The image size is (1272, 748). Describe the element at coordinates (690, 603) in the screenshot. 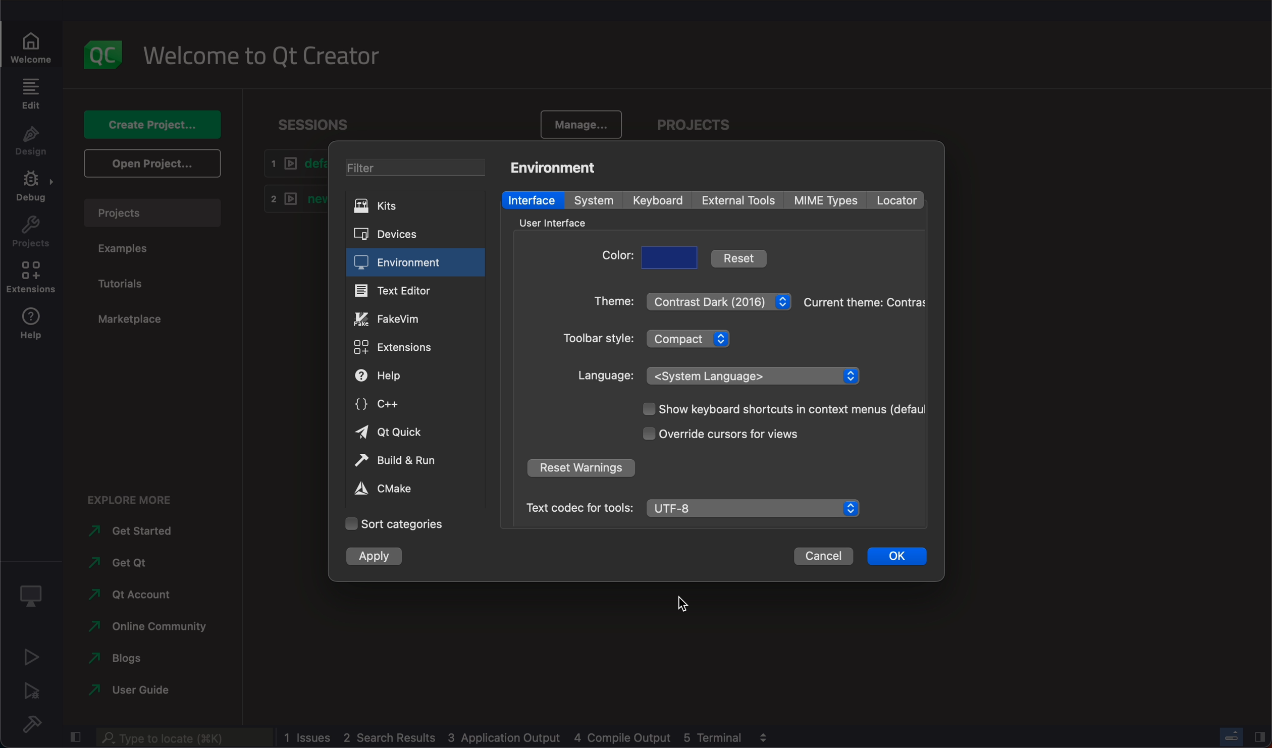

I see `cursor` at that location.